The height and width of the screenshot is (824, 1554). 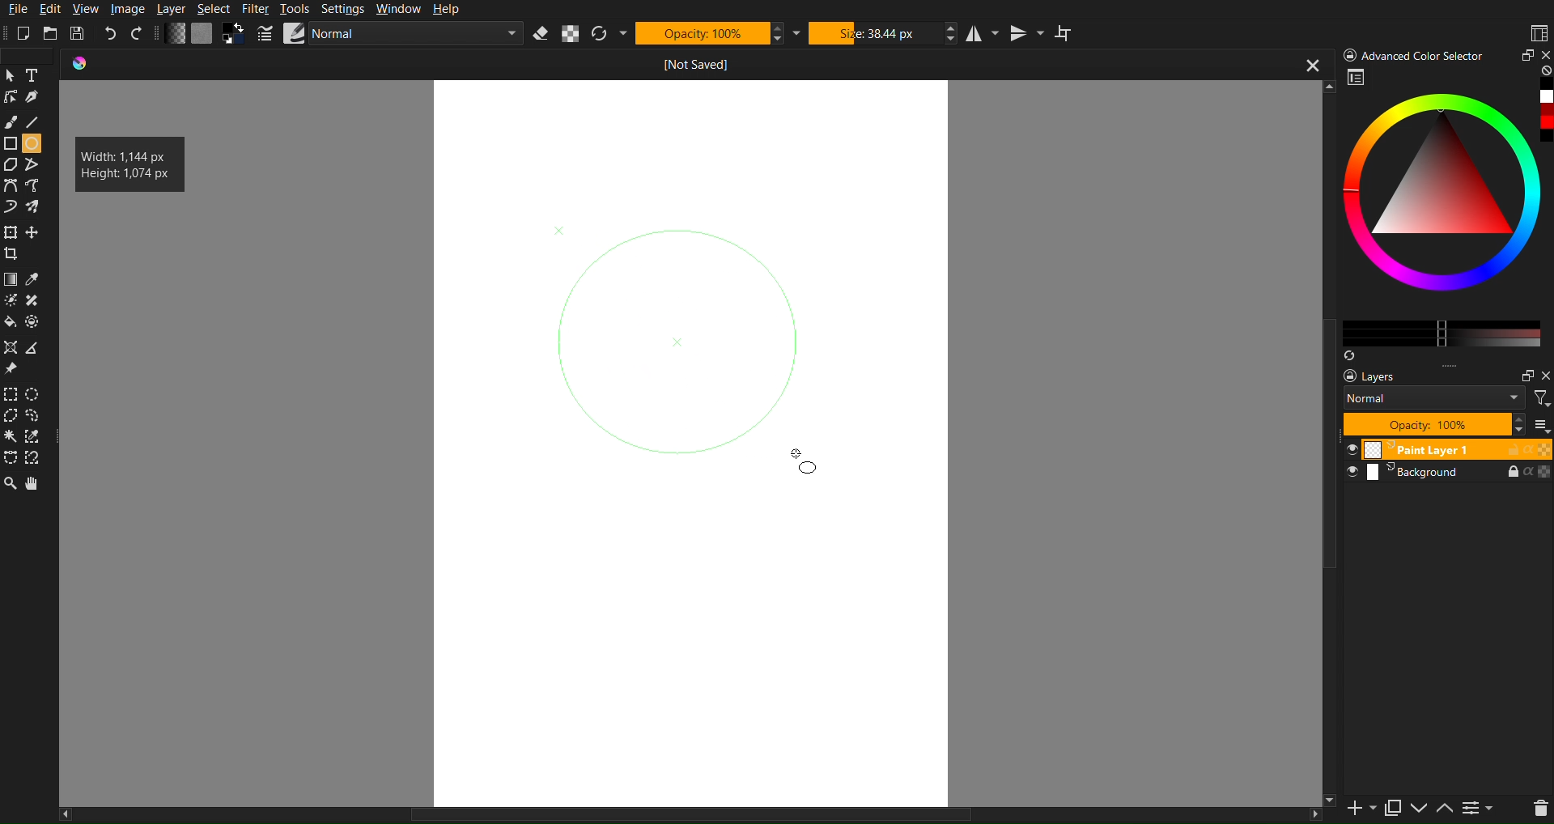 What do you see at coordinates (15, 10) in the screenshot?
I see `File` at bounding box center [15, 10].